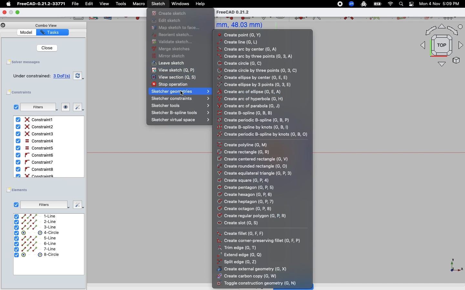  I want to click on Under constrained 3 DoF(s), so click(42, 76).